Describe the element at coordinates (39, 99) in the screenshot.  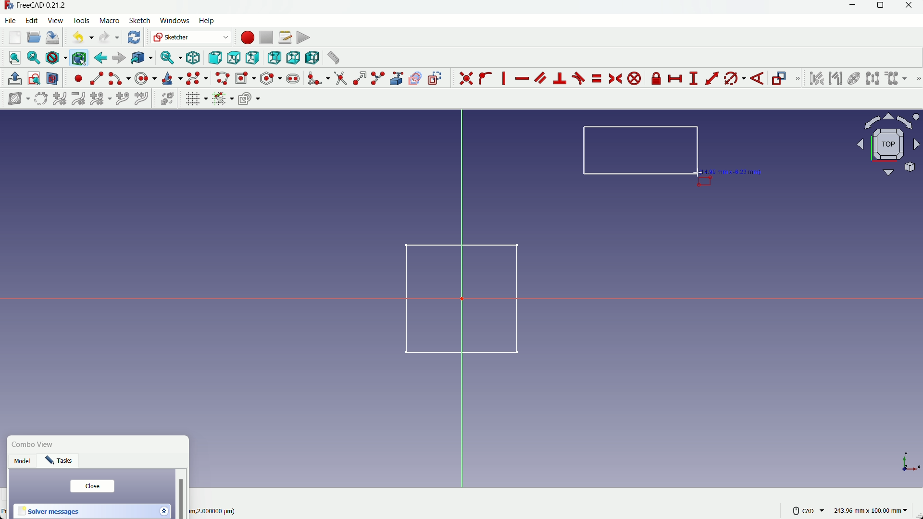
I see `convert geometry to B spiline` at that location.